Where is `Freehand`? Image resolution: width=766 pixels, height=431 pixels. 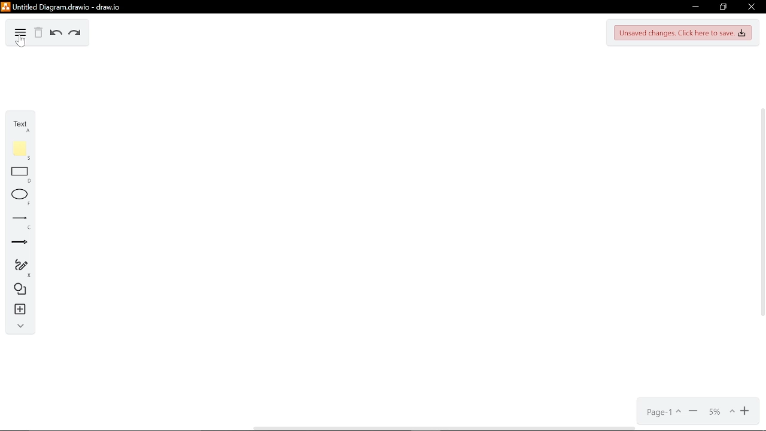 Freehand is located at coordinates (17, 267).